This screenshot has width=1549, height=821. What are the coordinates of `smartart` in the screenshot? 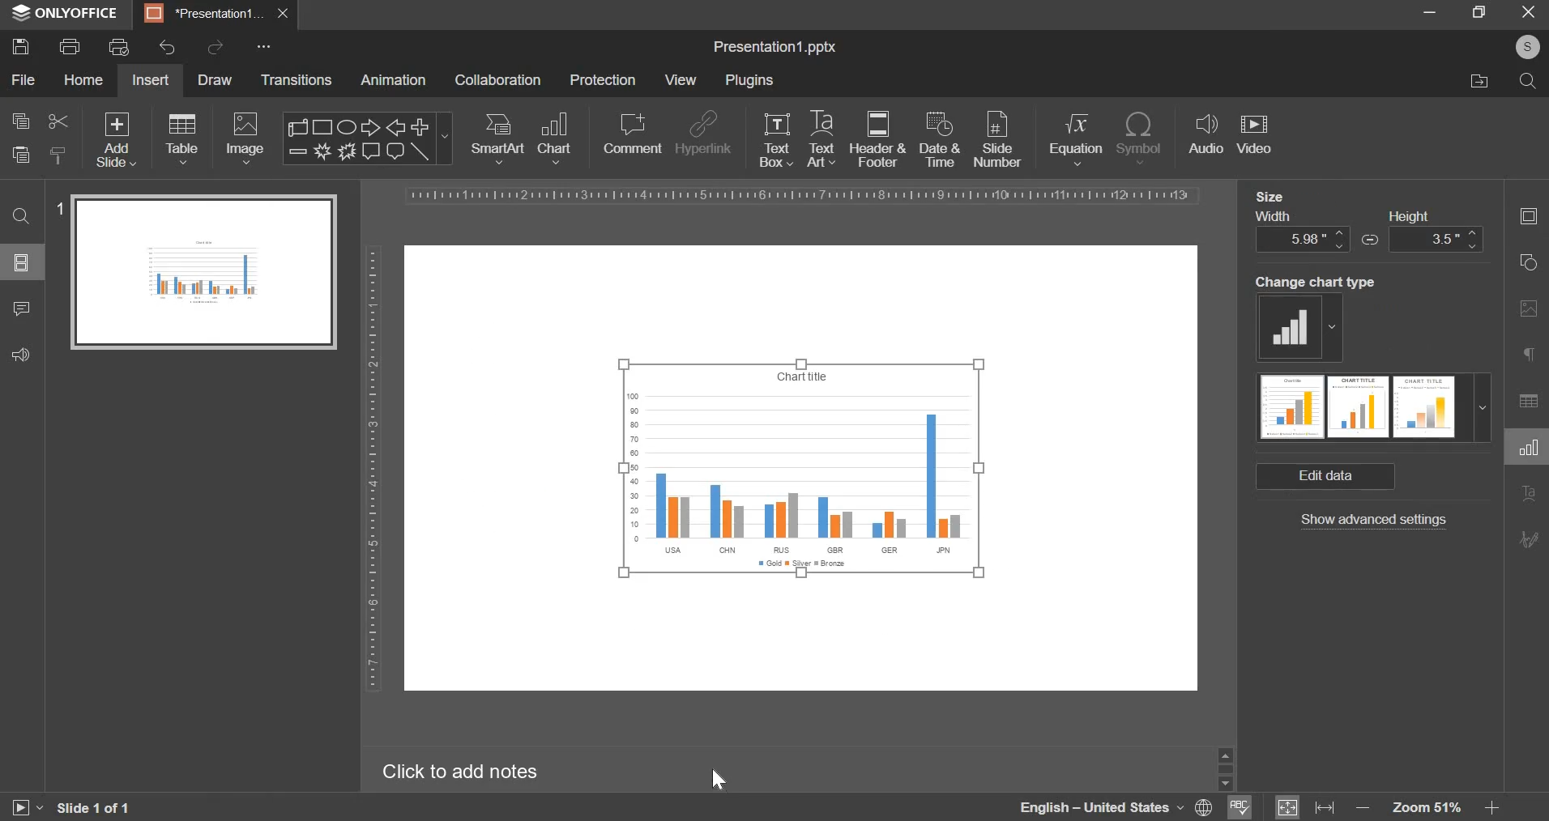 It's located at (497, 137).